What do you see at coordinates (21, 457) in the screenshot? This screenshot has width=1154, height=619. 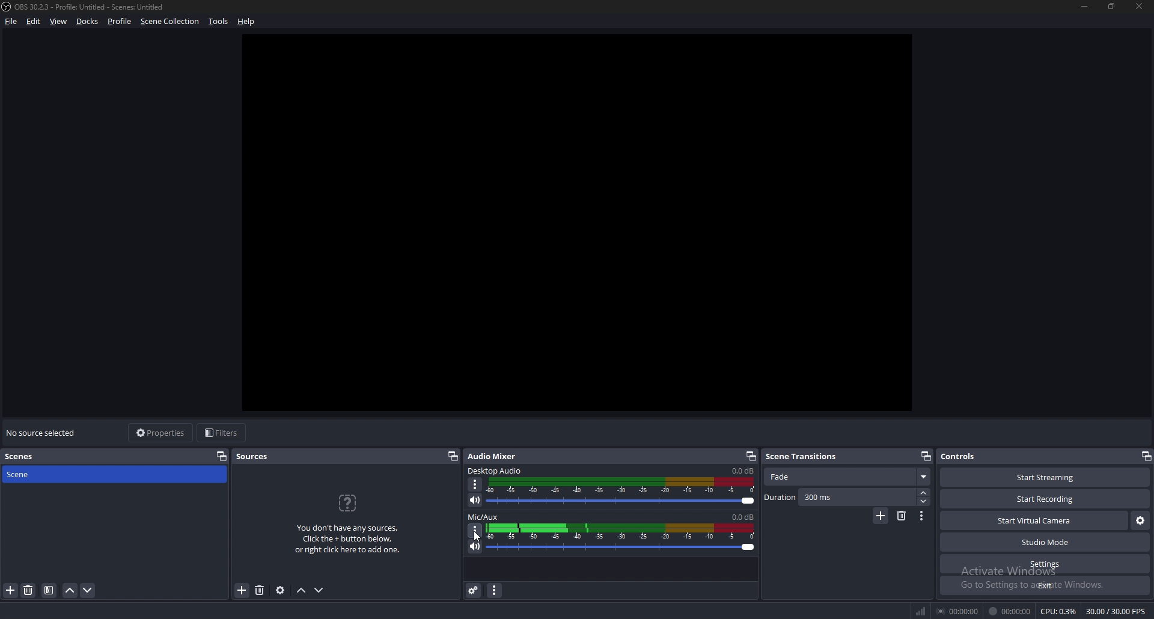 I see `scenes` at bounding box center [21, 457].